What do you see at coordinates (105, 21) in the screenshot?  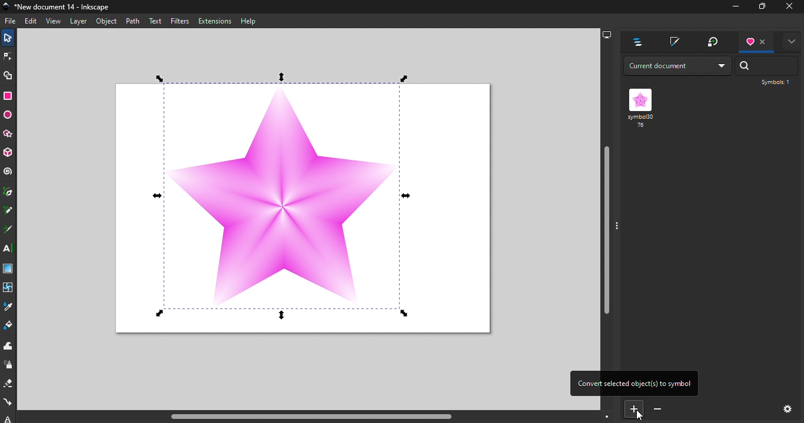 I see `Object` at bounding box center [105, 21].